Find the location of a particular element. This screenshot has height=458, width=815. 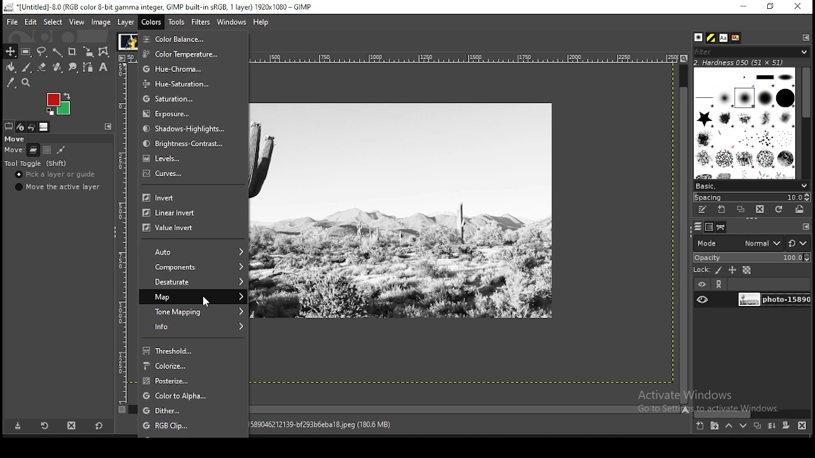

fuzzy selection tool is located at coordinates (59, 52).